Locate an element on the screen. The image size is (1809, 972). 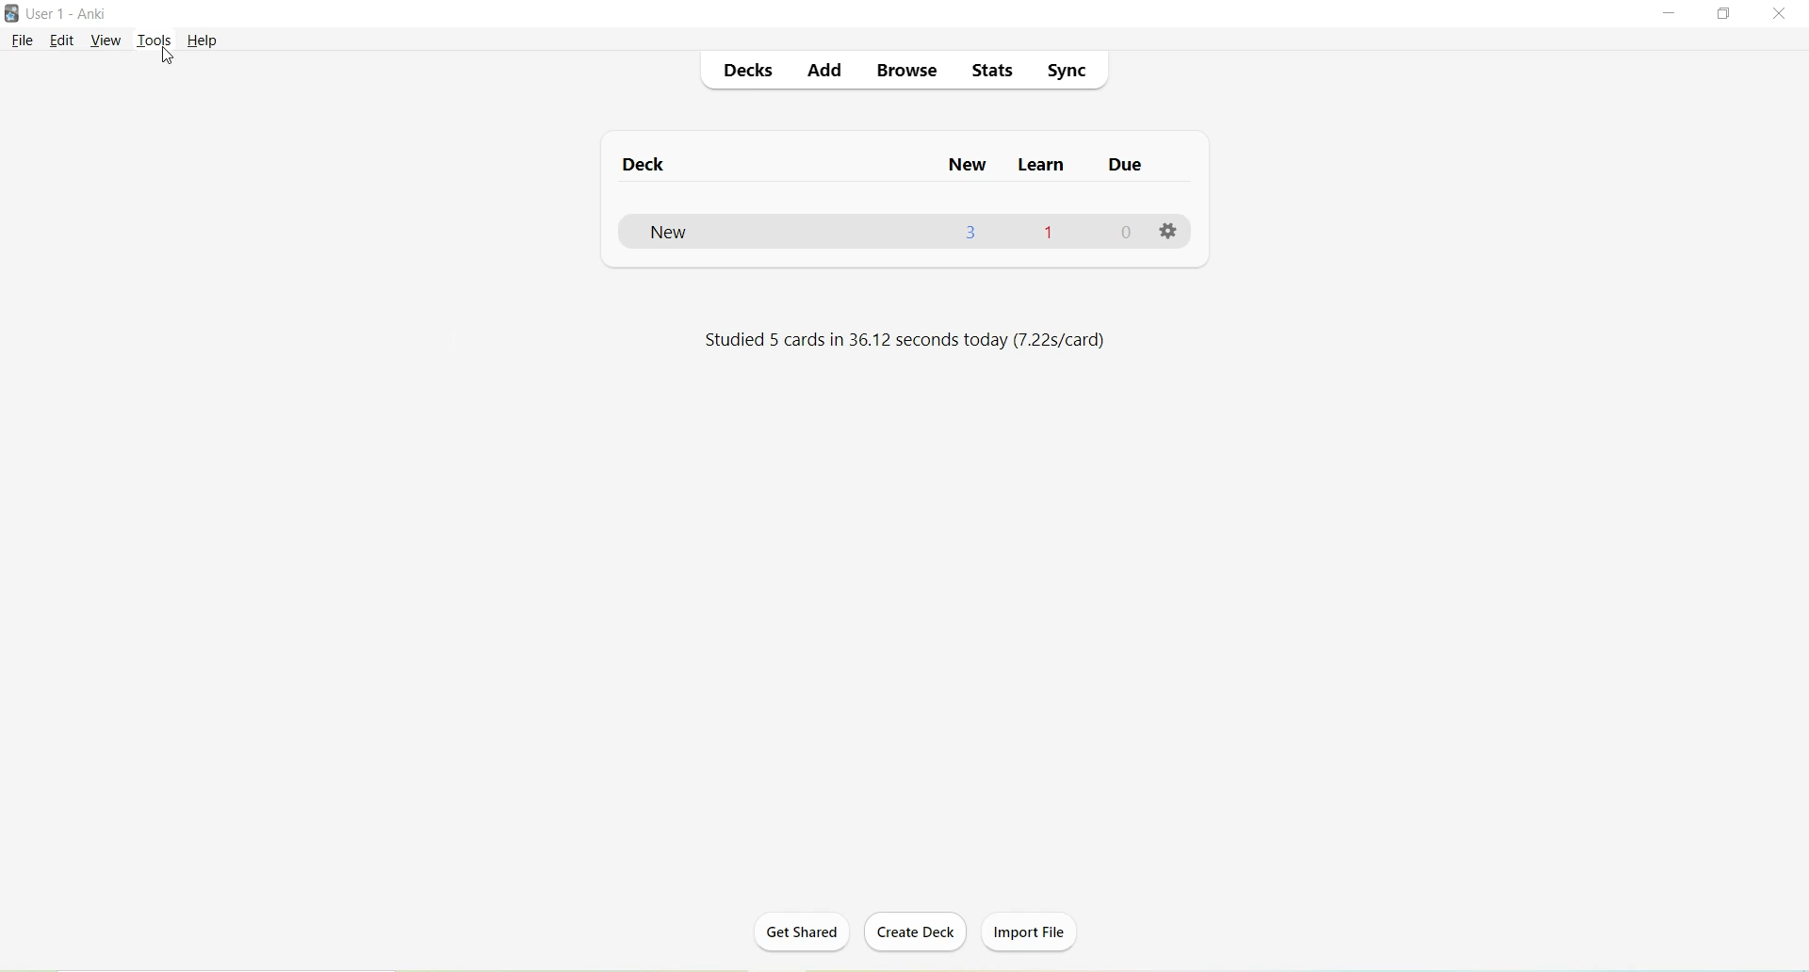
Logo is located at coordinates (14, 14).